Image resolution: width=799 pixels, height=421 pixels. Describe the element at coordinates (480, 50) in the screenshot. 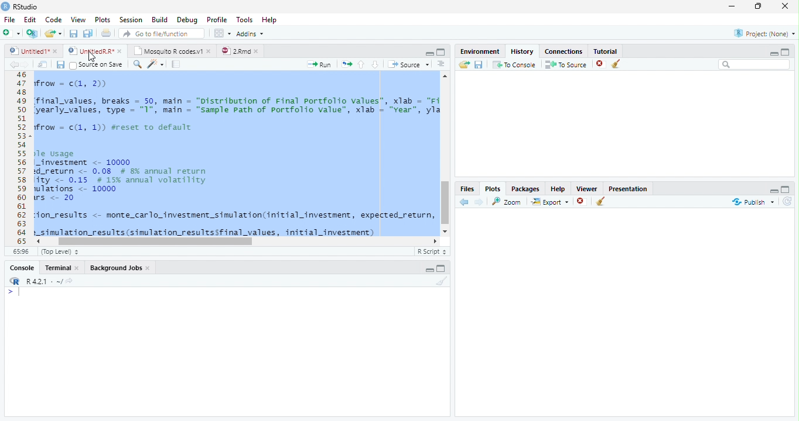

I see `Environment` at that location.